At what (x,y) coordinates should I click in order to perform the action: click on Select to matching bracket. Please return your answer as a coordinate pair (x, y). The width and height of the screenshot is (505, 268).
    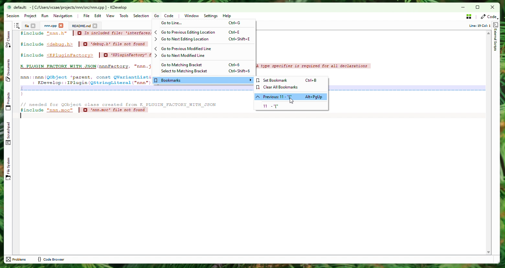
    Looking at the image, I should click on (204, 71).